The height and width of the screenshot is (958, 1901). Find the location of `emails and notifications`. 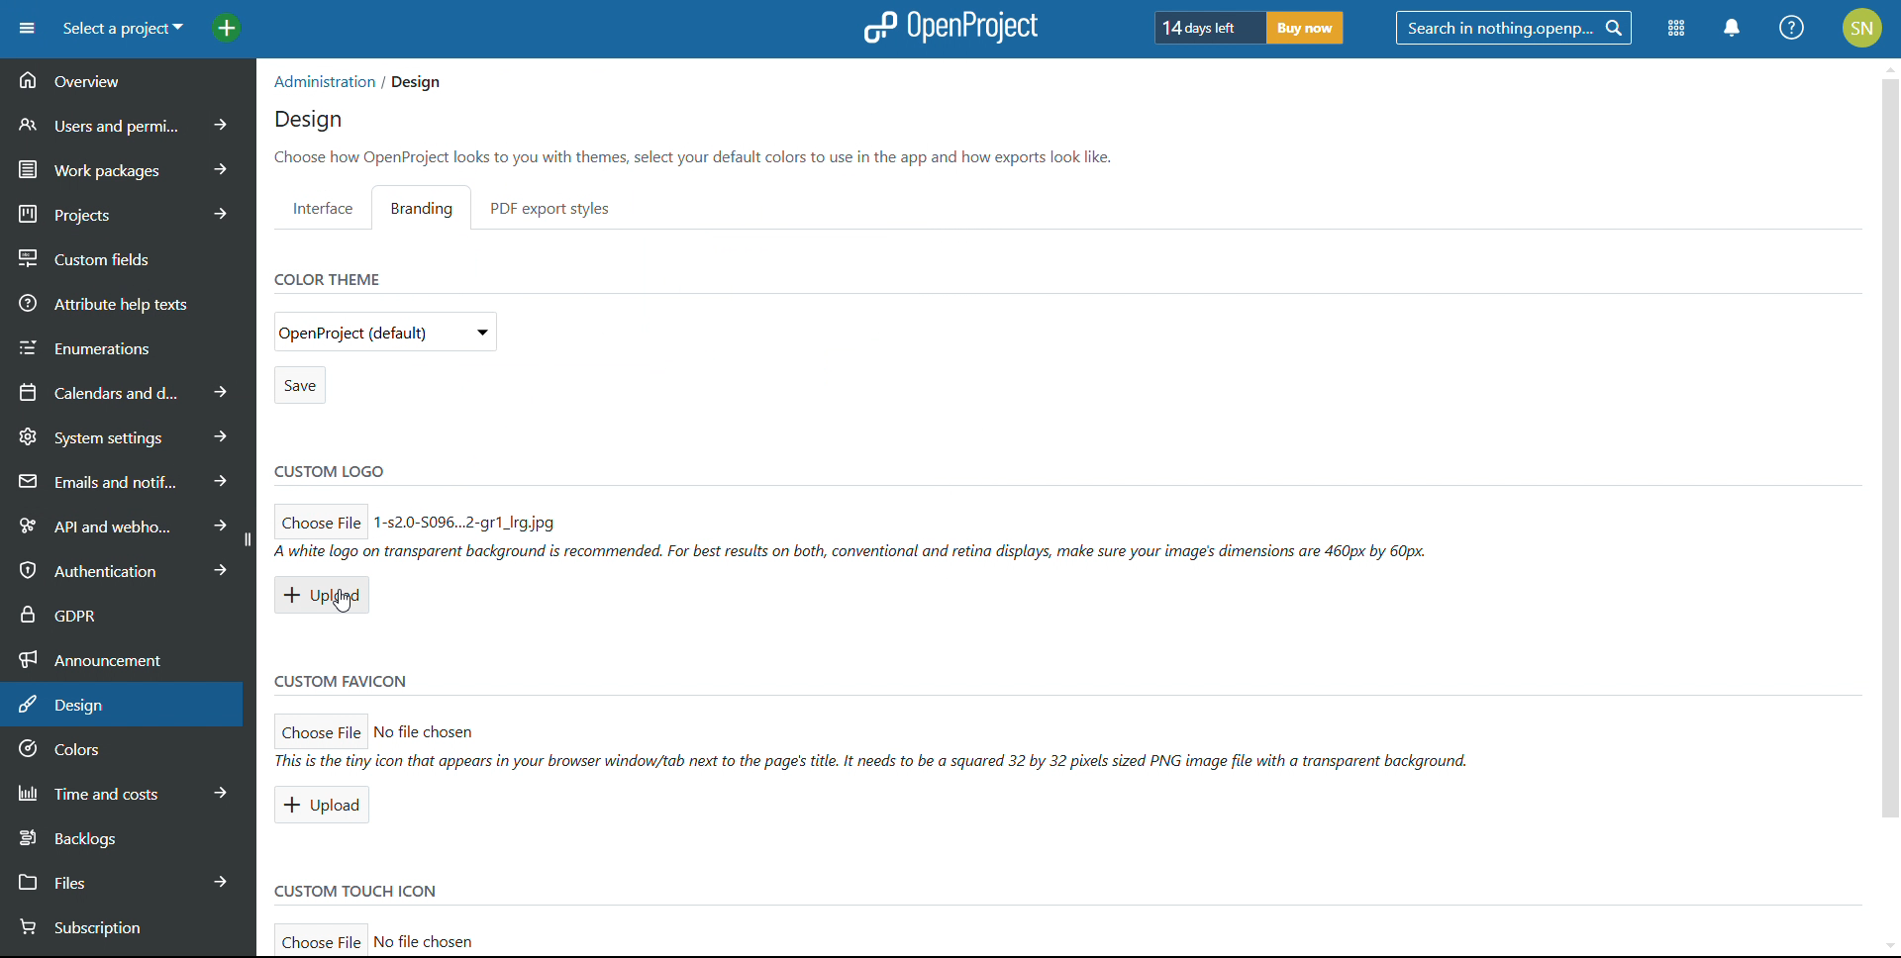

emails and notifications is located at coordinates (124, 480).